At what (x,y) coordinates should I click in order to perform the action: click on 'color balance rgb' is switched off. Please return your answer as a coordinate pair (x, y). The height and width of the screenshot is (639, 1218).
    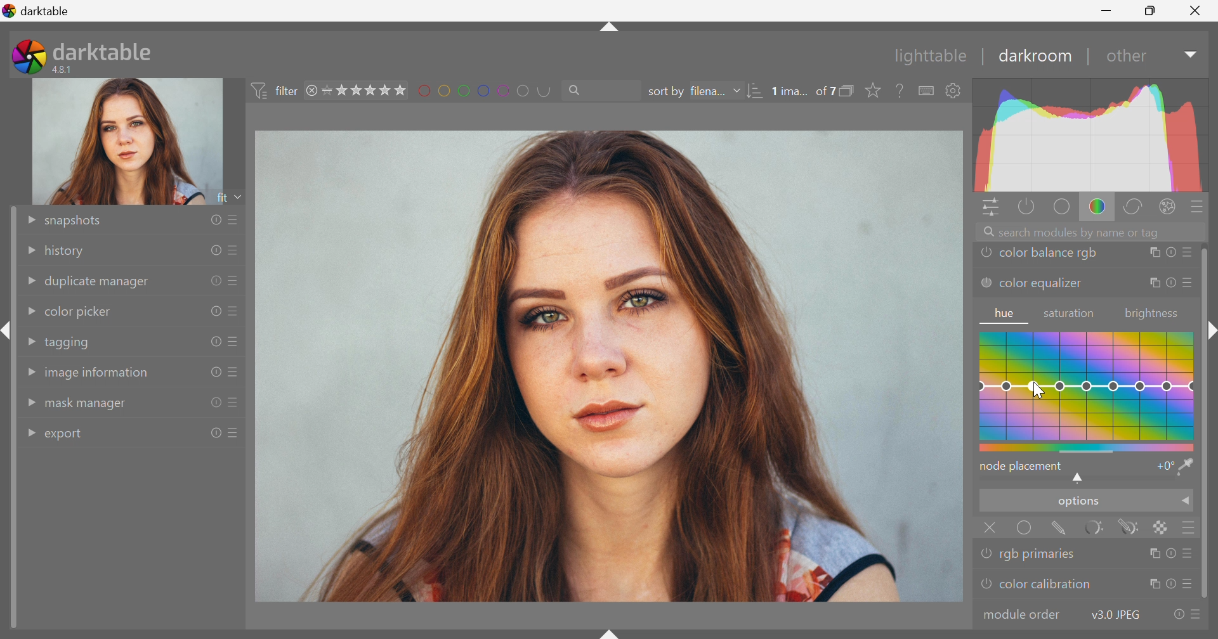
    Looking at the image, I should click on (986, 254).